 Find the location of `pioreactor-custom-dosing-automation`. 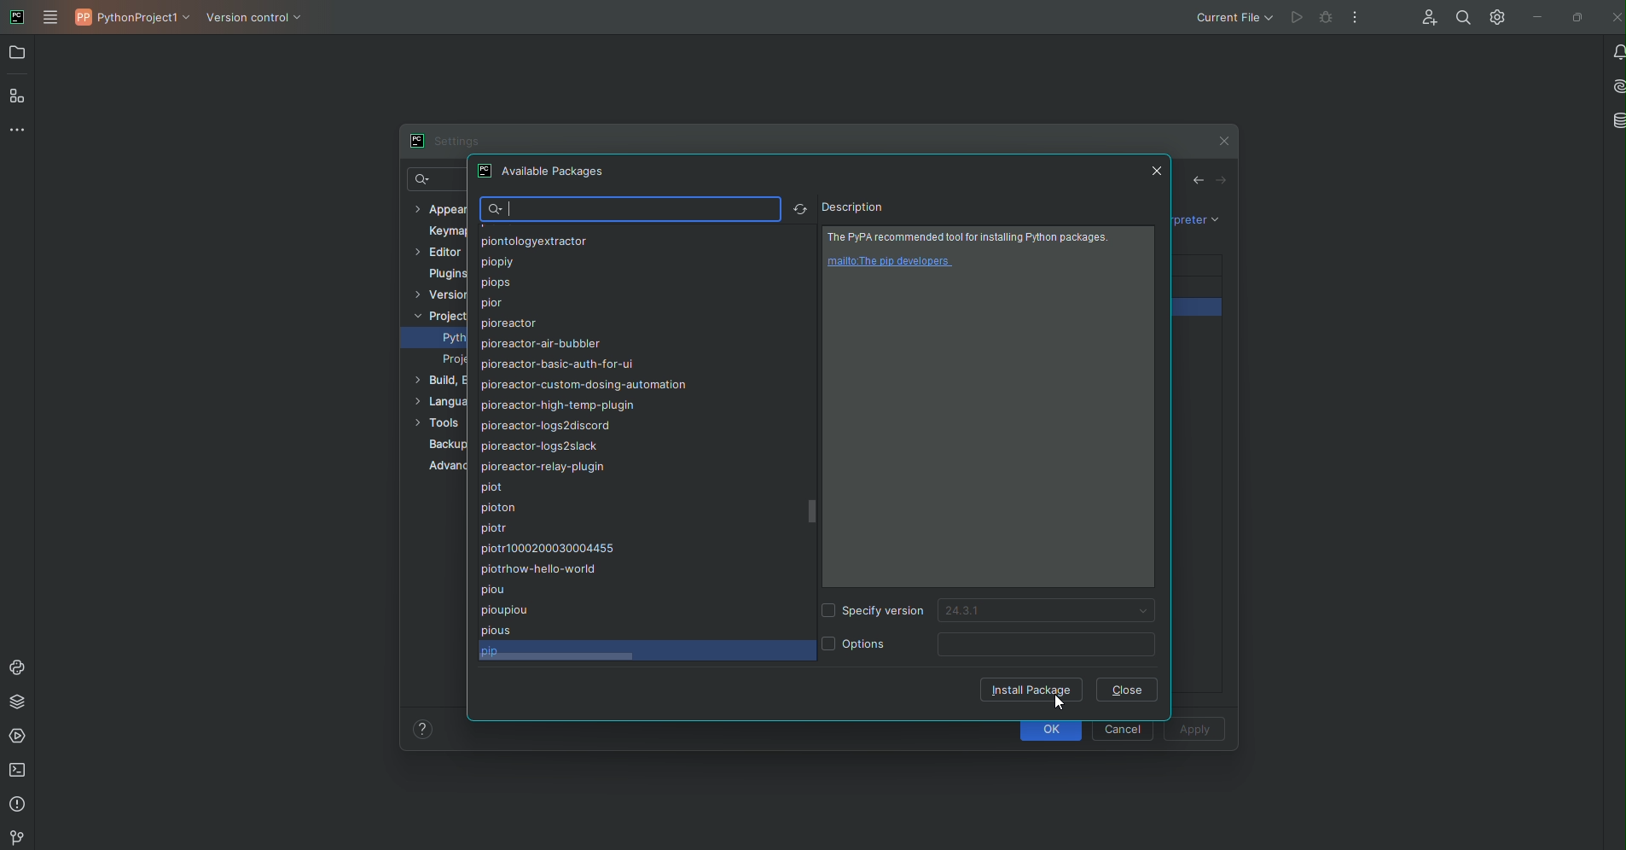

pioreactor-custom-dosing-automation is located at coordinates (587, 384).